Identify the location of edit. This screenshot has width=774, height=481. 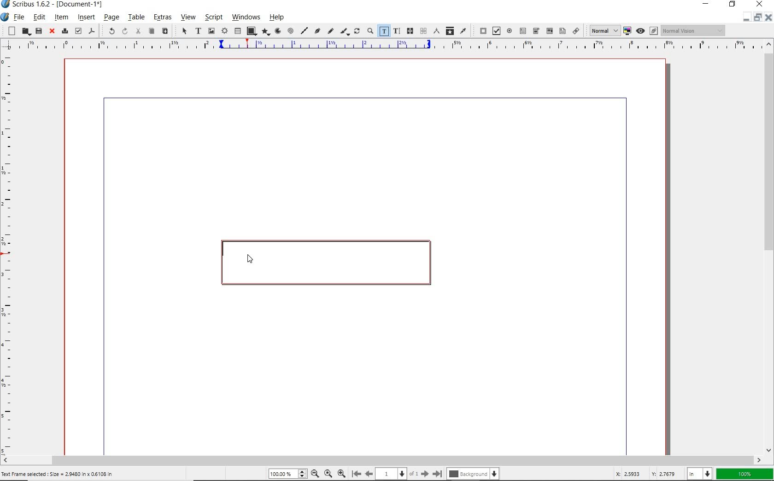
(39, 17).